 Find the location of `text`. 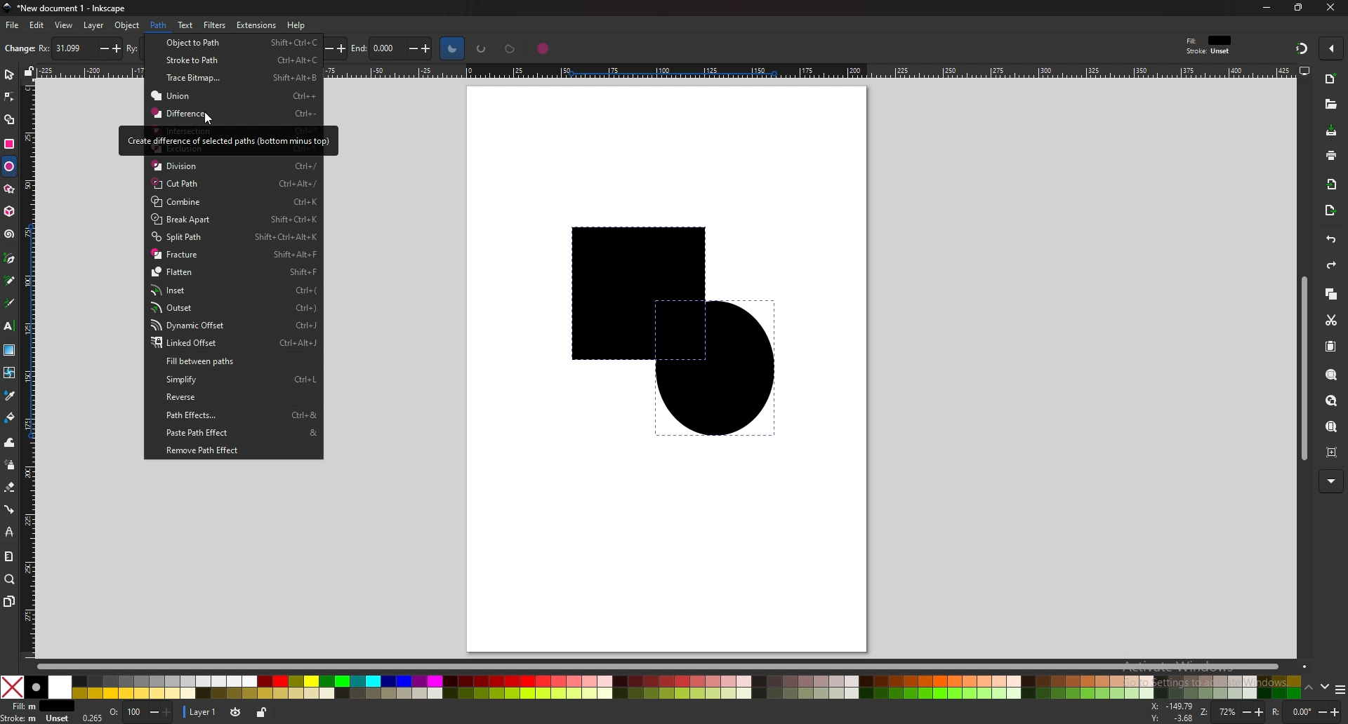

text is located at coordinates (9, 326).